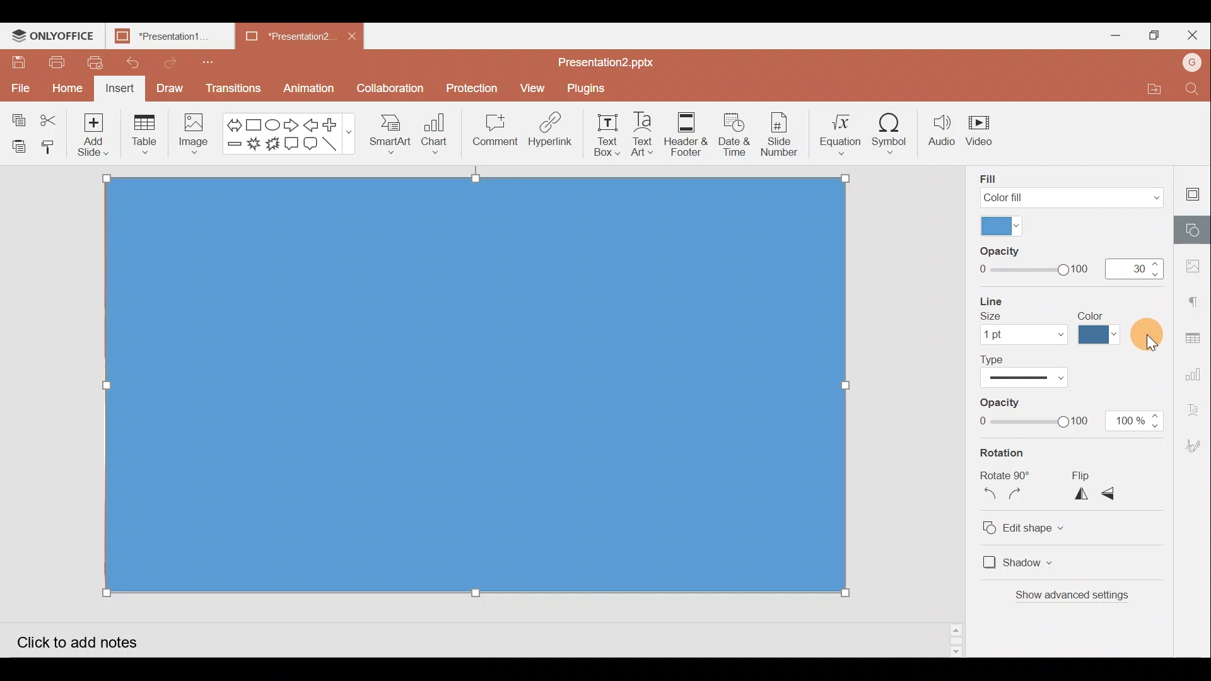  What do you see at coordinates (165, 37) in the screenshot?
I see `Presentation1.` at bounding box center [165, 37].